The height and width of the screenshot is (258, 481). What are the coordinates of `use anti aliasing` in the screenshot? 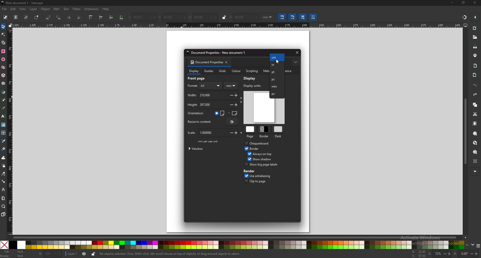 It's located at (266, 176).